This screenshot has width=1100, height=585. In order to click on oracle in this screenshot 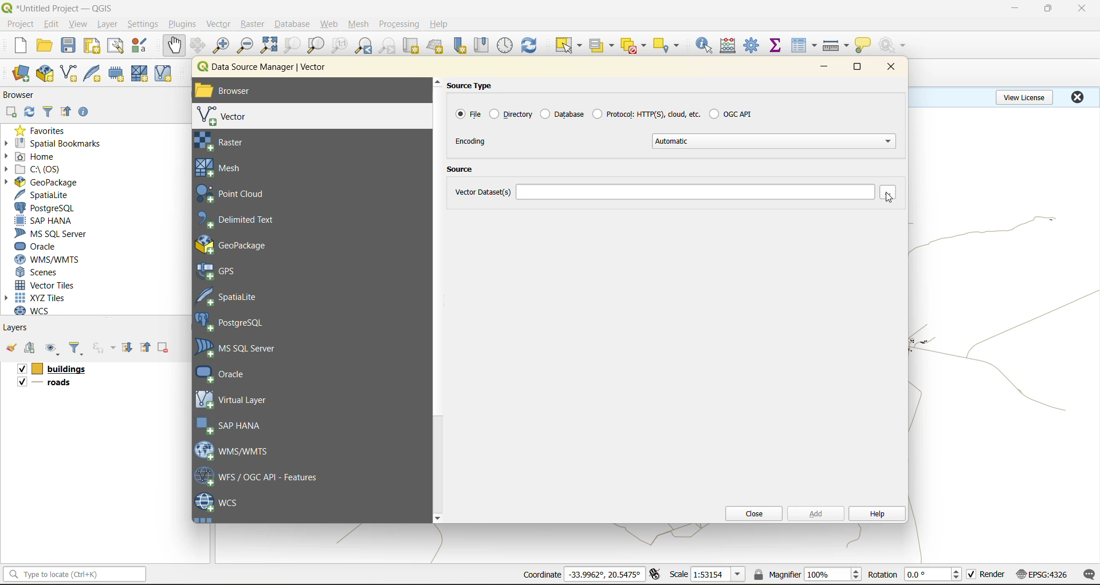, I will do `click(40, 247)`.